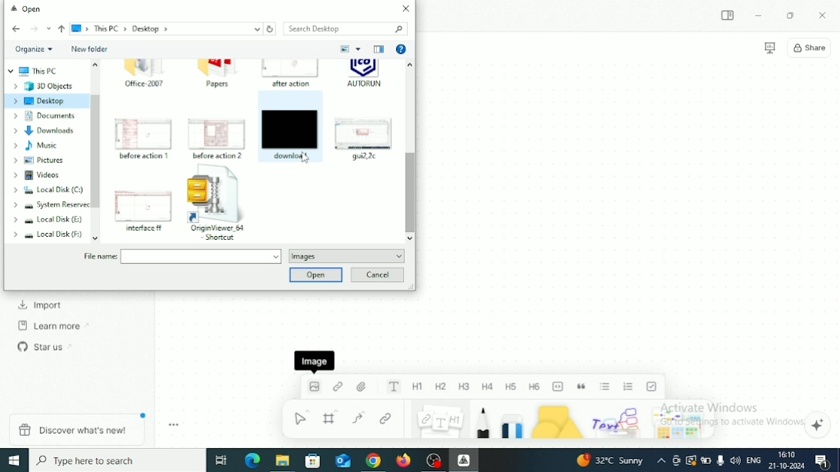 The image size is (840, 472). What do you see at coordinates (218, 137) in the screenshot?
I see `before action 2` at bounding box center [218, 137].